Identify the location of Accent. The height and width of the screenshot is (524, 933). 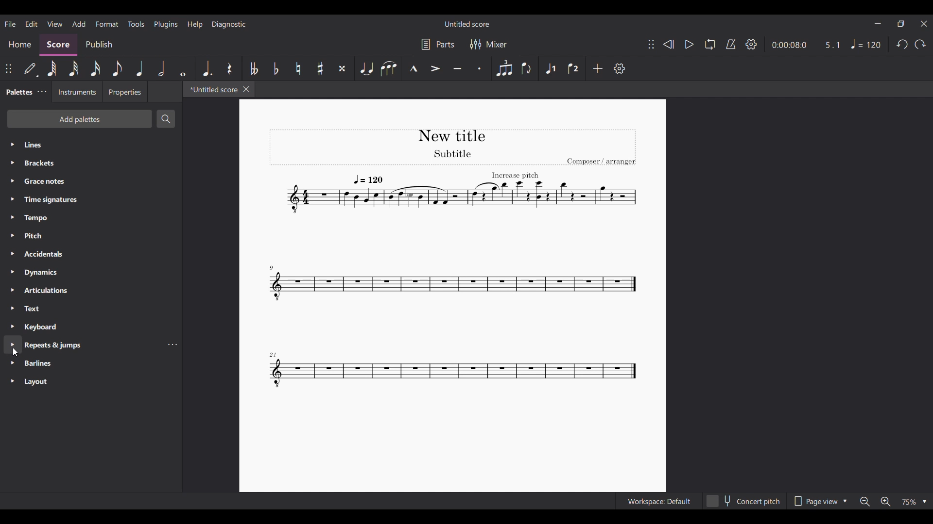
(436, 69).